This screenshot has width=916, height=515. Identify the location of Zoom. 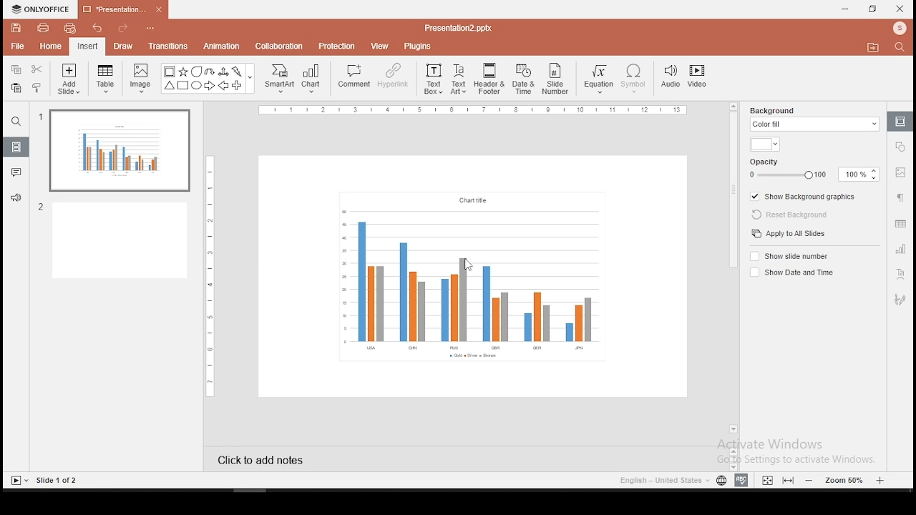
(846, 481).